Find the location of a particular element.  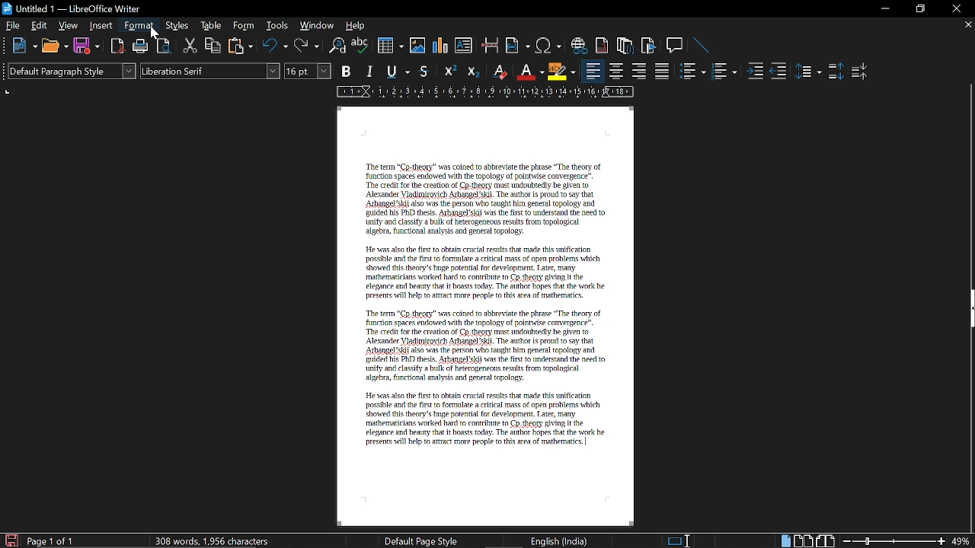

Insert footnote is located at coordinates (626, 46).